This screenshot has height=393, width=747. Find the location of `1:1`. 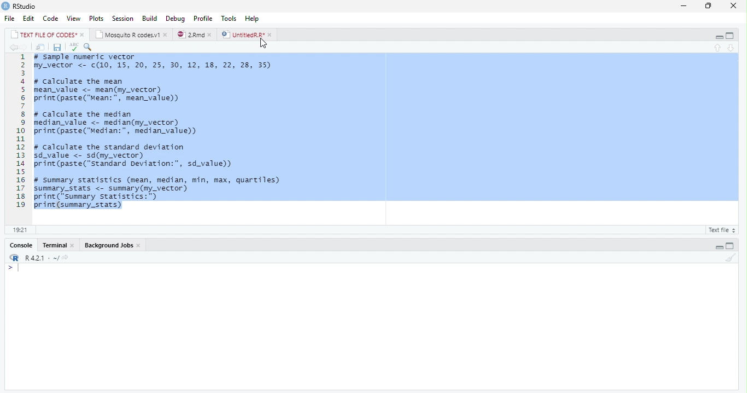

1:1 is located at coordinates (19, 230).